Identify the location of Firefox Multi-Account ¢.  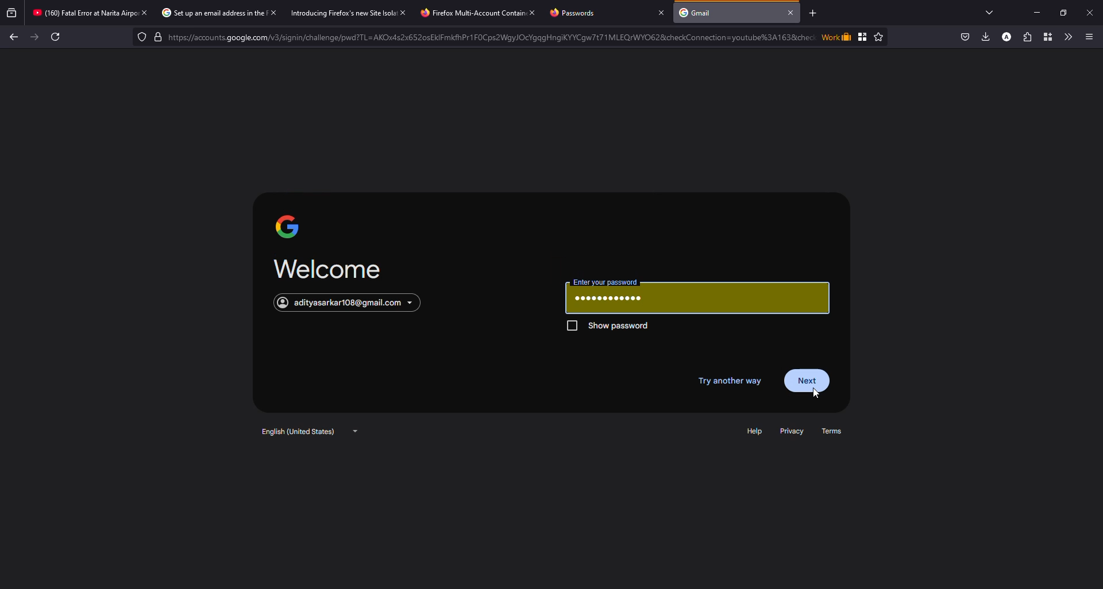
(461, 14).